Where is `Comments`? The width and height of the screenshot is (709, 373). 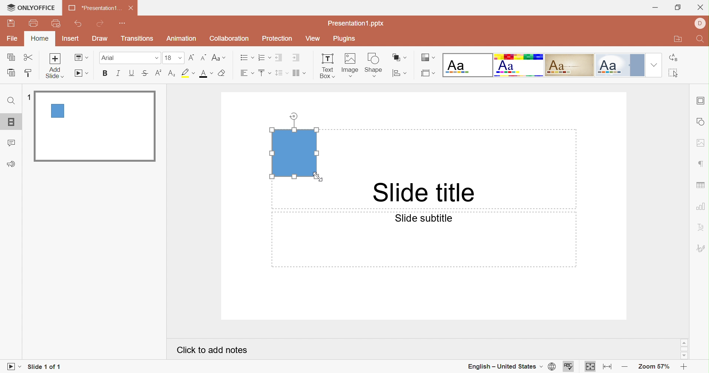
Comments is located at coordinates (11, 144).